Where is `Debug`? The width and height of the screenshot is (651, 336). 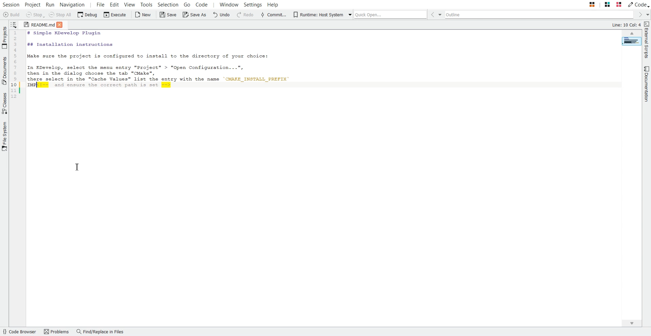 Debug is located at coordinates (87, 15).